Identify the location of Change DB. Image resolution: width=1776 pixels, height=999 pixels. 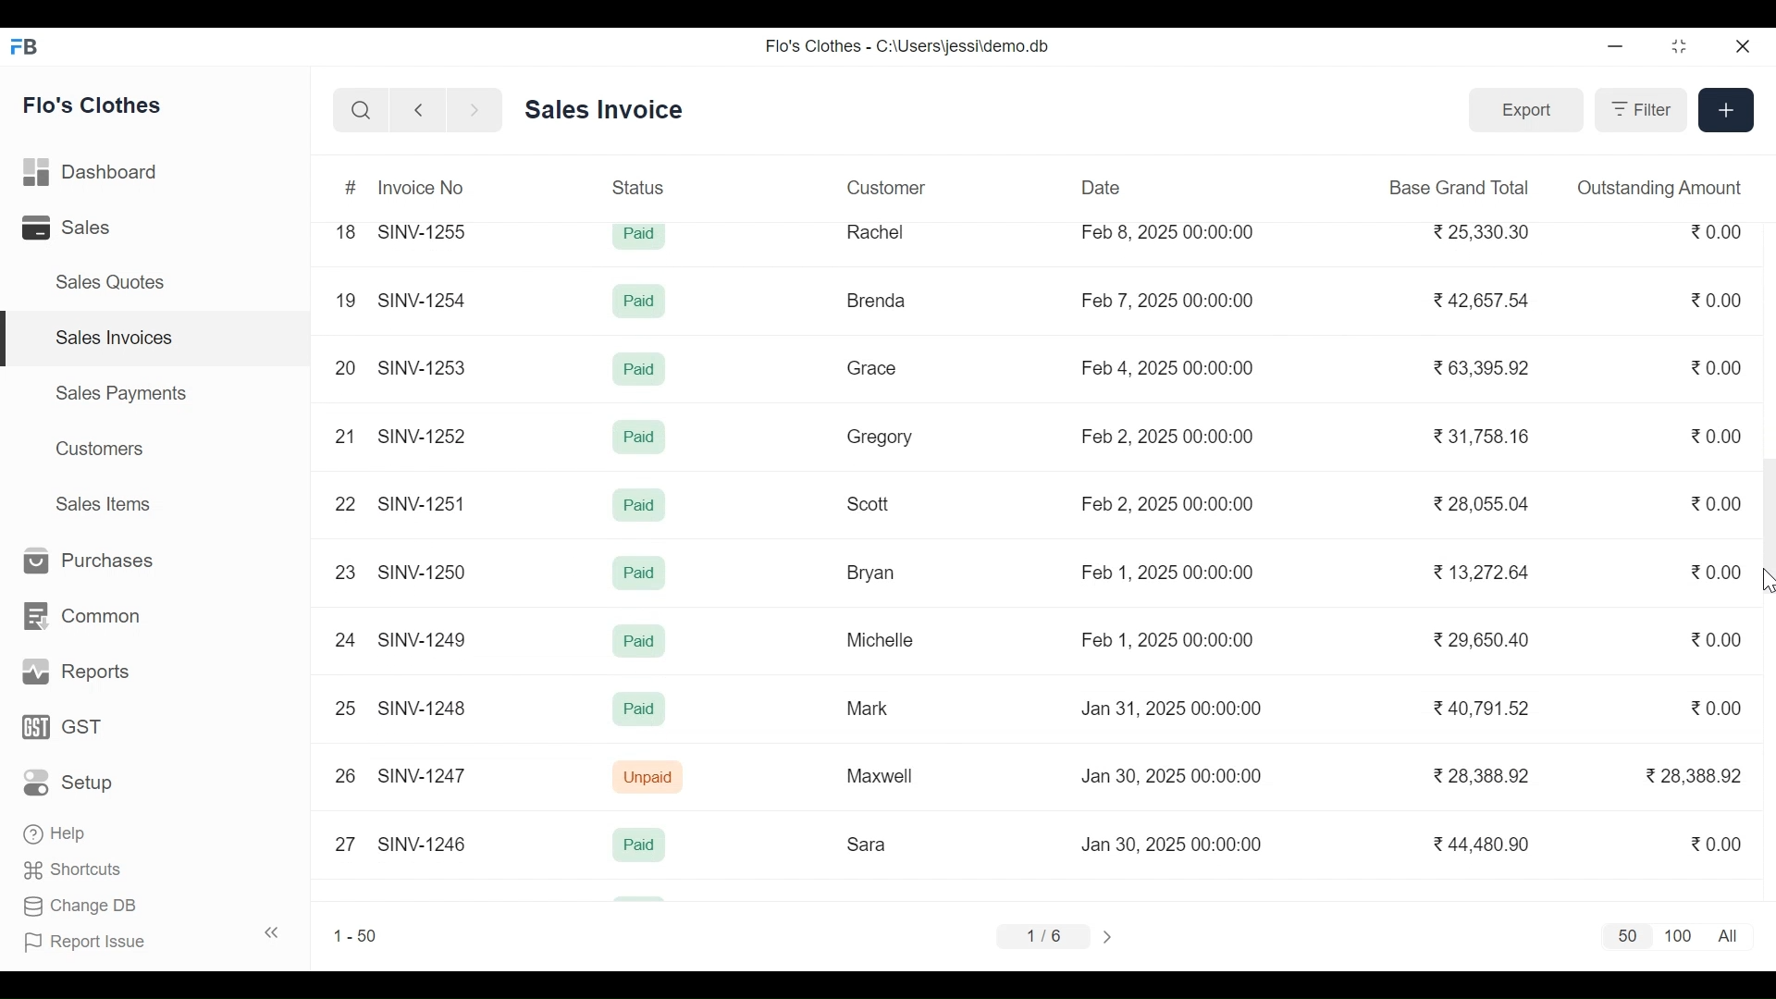
(81, 908).